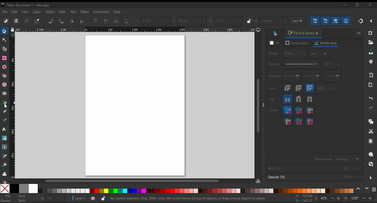  What do you see at coordinates (190, 21) in the screenshot?
I see `vertical coordinate of selection` at bounding box center [190, 21].